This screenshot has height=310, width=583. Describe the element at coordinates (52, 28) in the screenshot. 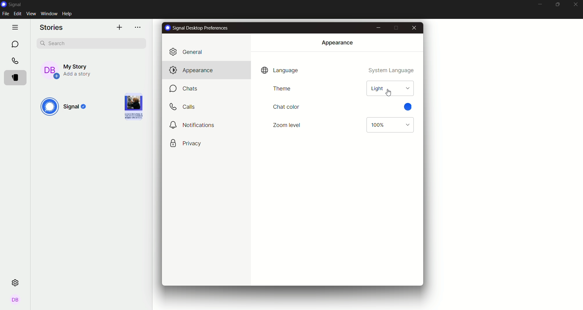

I see `stories` at that location.